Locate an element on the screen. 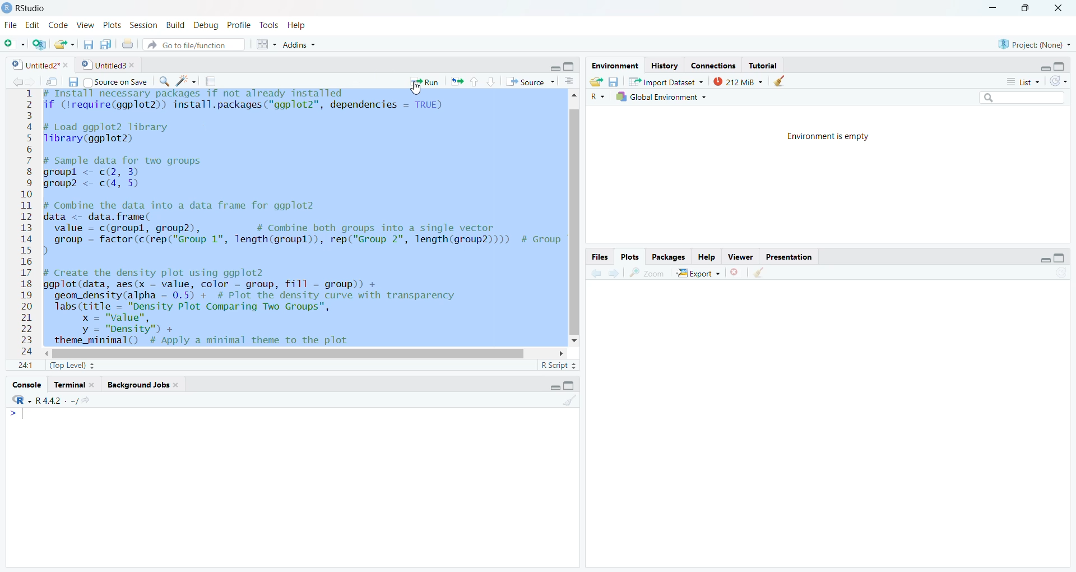 This screenshot has width=1076, height=572. FILES is located at coordinates (601, 256).